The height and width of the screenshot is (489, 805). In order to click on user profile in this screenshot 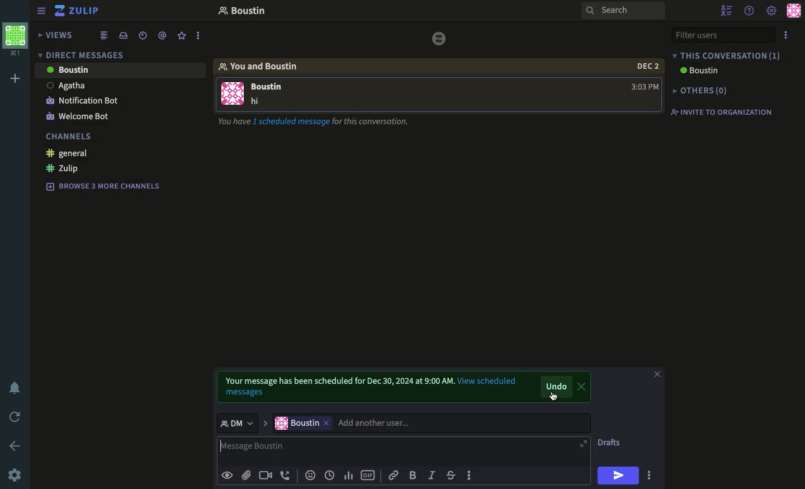, I will do `click(232, 93)`.